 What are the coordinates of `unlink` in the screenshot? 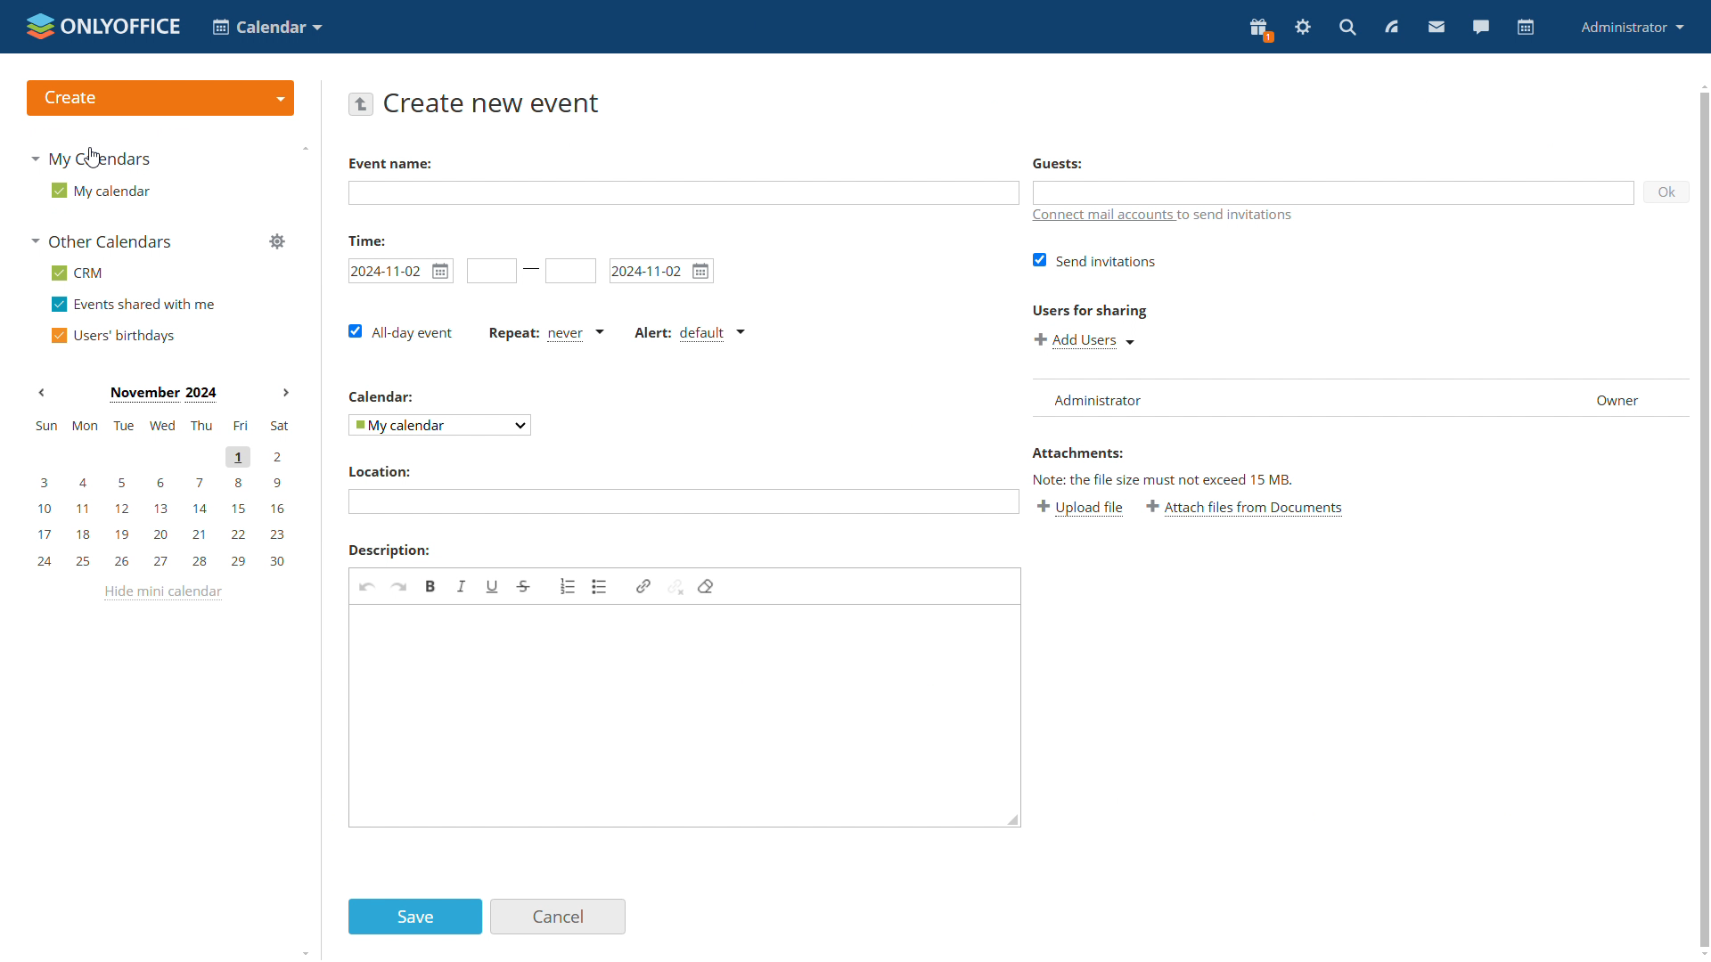 It's located at (676, 587).